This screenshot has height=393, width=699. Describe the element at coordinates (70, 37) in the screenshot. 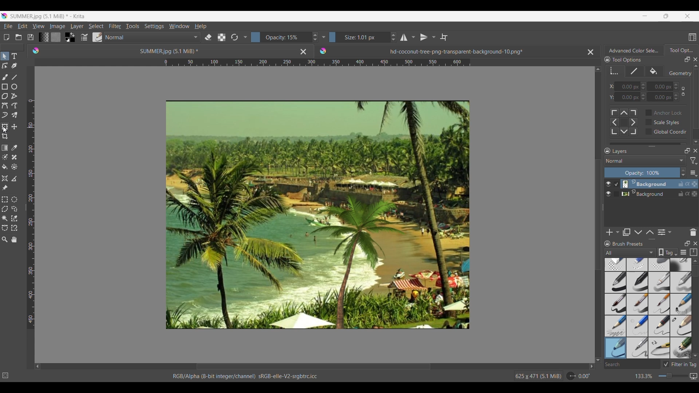

I see `Background/Foreground color selector` at that location.